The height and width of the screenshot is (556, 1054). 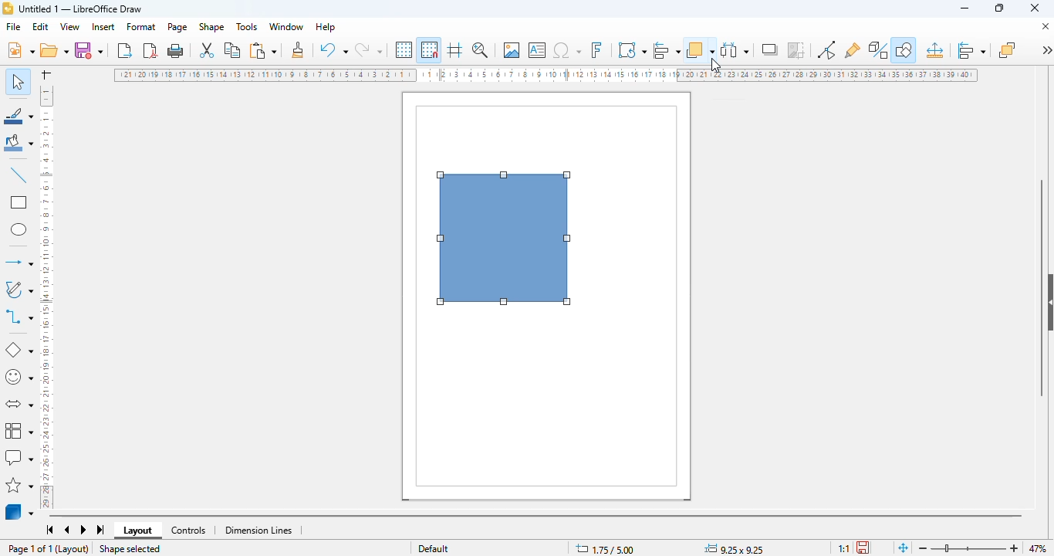 I want to click on format, so click(x=142, y=26).